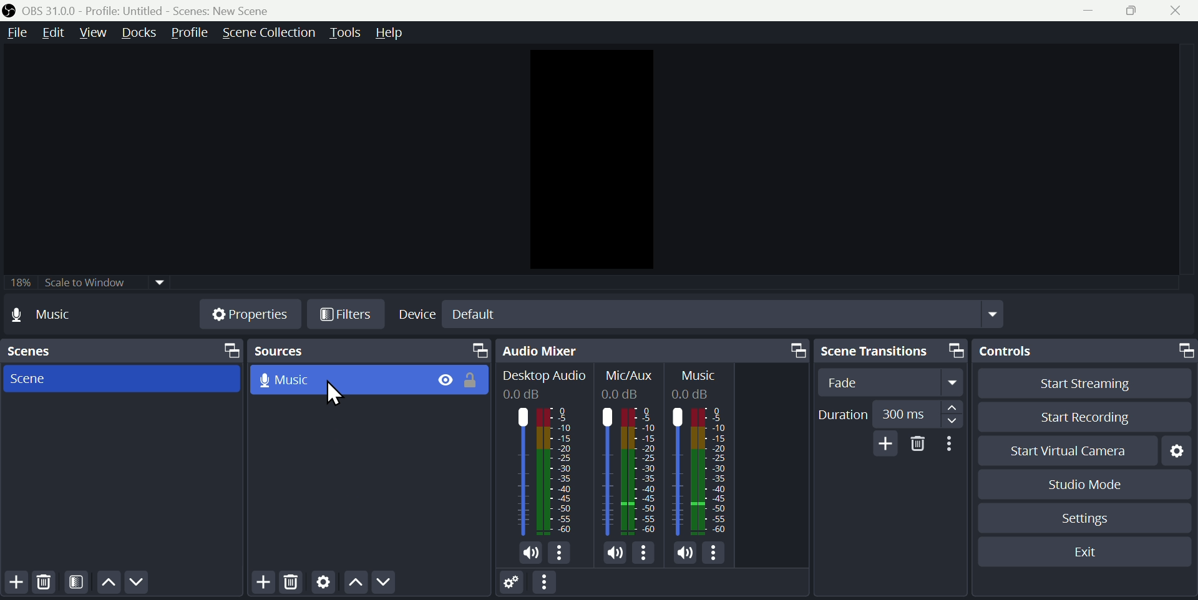 Image resolution: width=1198 pixels, height=600 pixels. I want to click on fade, so click(895, 383).